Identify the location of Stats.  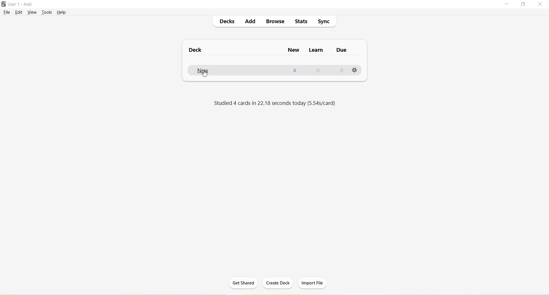
(301, 22).